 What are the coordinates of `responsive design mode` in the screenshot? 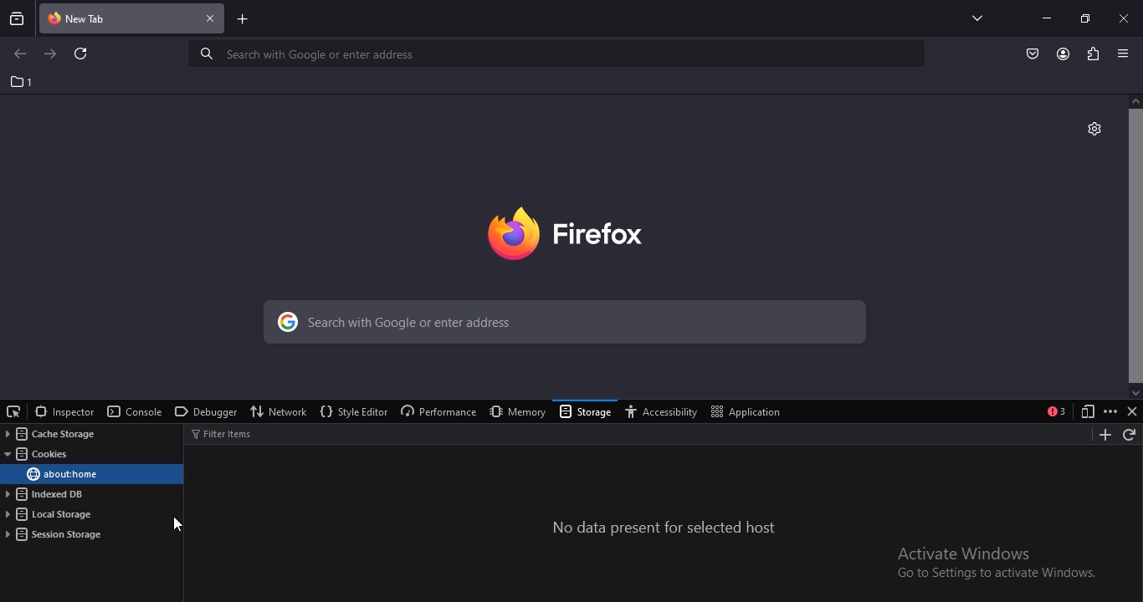 It's located at (1084, 412).